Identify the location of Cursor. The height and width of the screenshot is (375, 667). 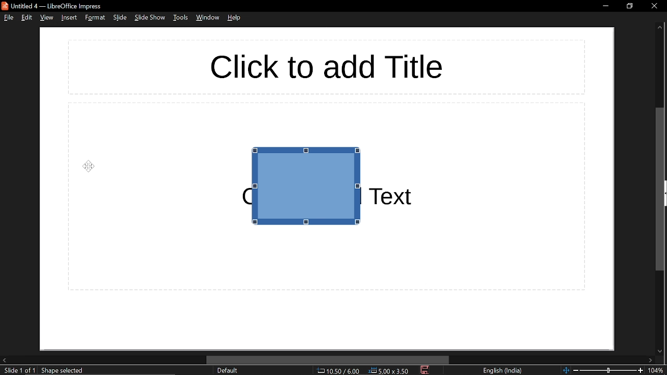
(89, 166).